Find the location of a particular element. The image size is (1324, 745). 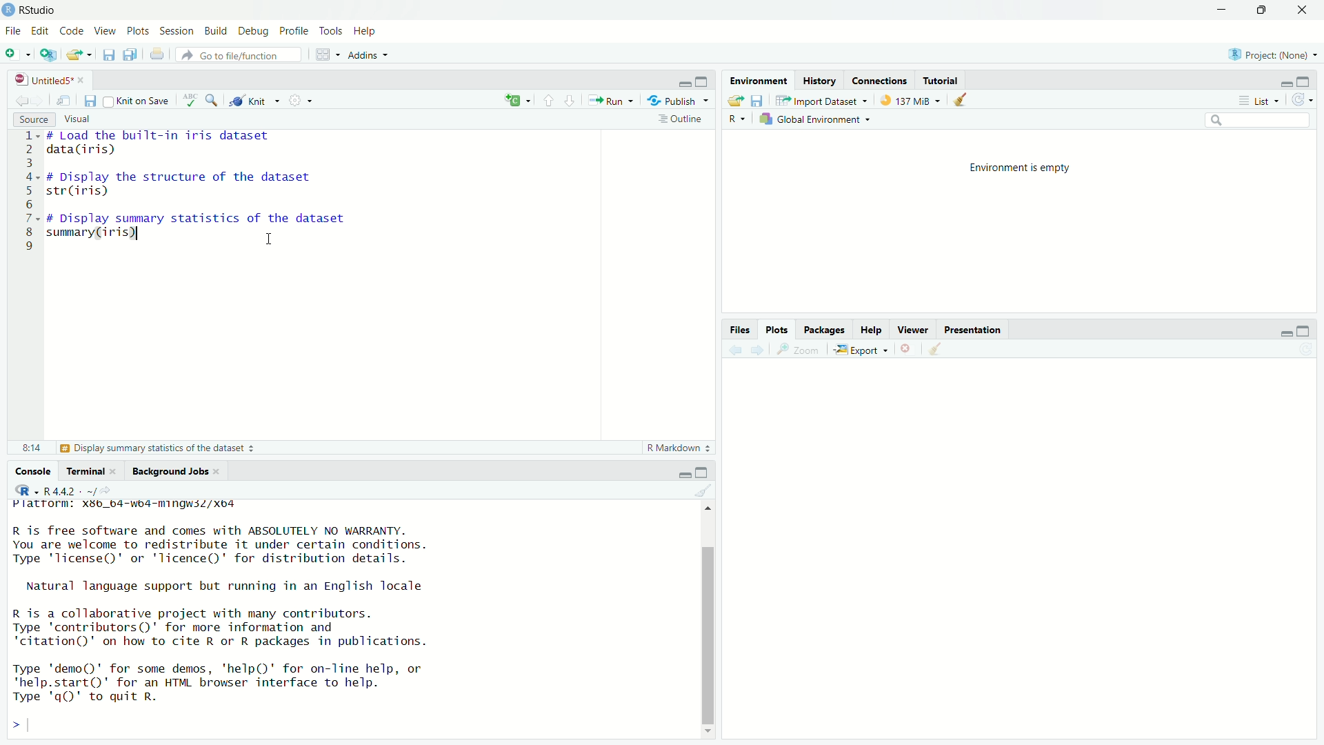

Export log history is located at coordinates (737, 99).